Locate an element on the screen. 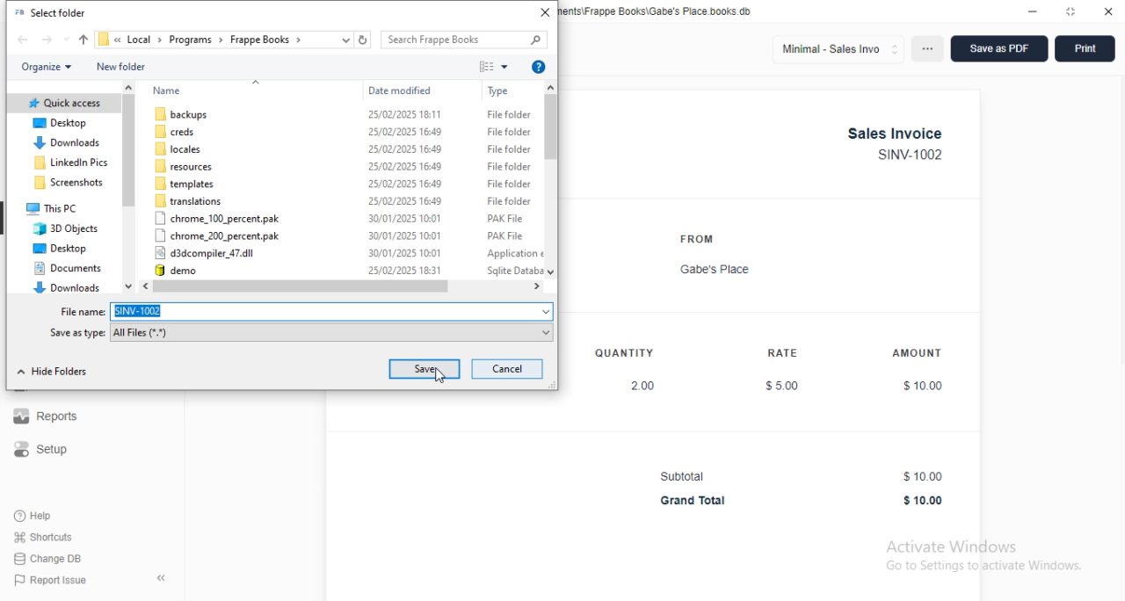 This screenshot has height=601, width=1125. toggle sidebar is located at coordinates (163, 577).